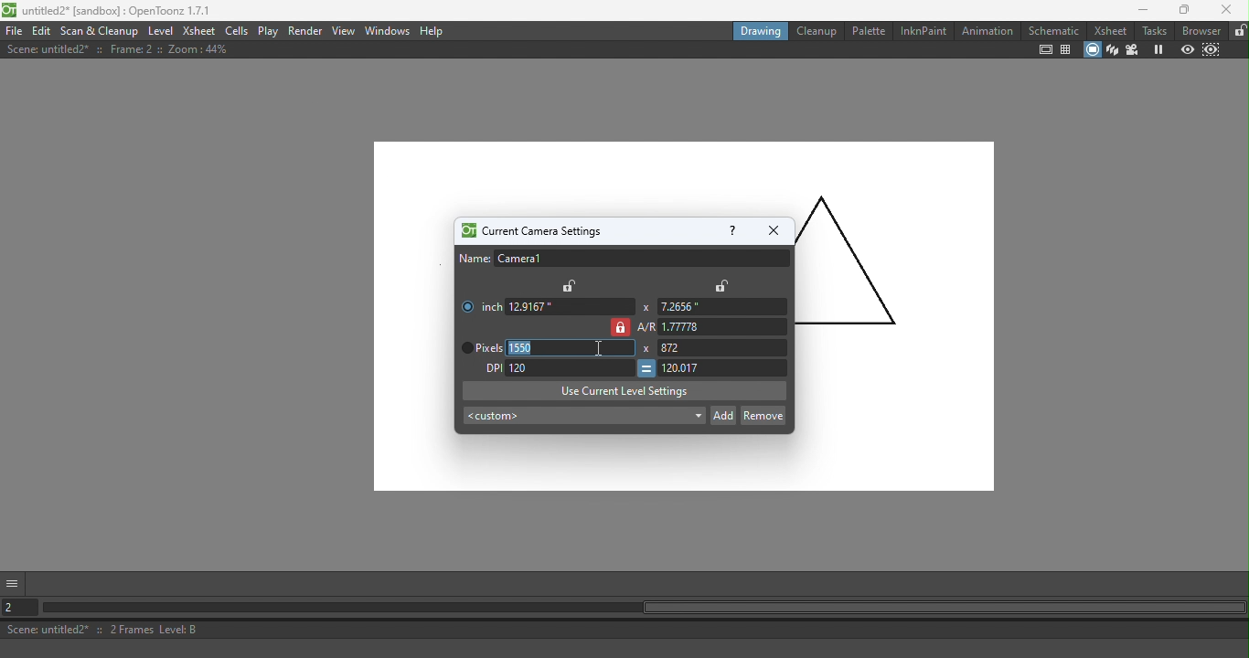  I want to click on Enter pixel, so click(724, 368).